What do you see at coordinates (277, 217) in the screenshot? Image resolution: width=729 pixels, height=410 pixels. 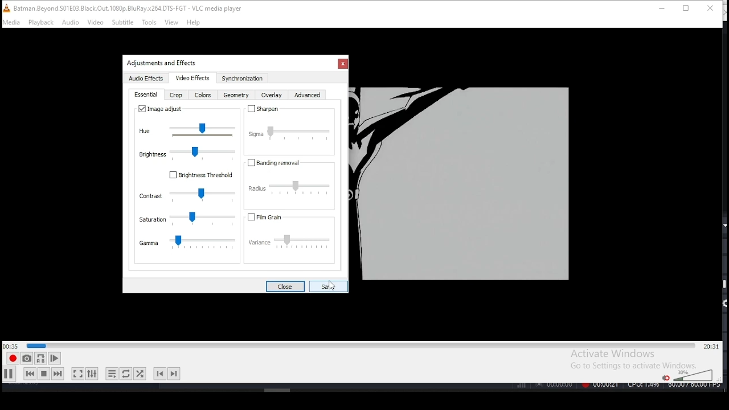 I see `fil grain on/off` at bounding box center [277, 217].